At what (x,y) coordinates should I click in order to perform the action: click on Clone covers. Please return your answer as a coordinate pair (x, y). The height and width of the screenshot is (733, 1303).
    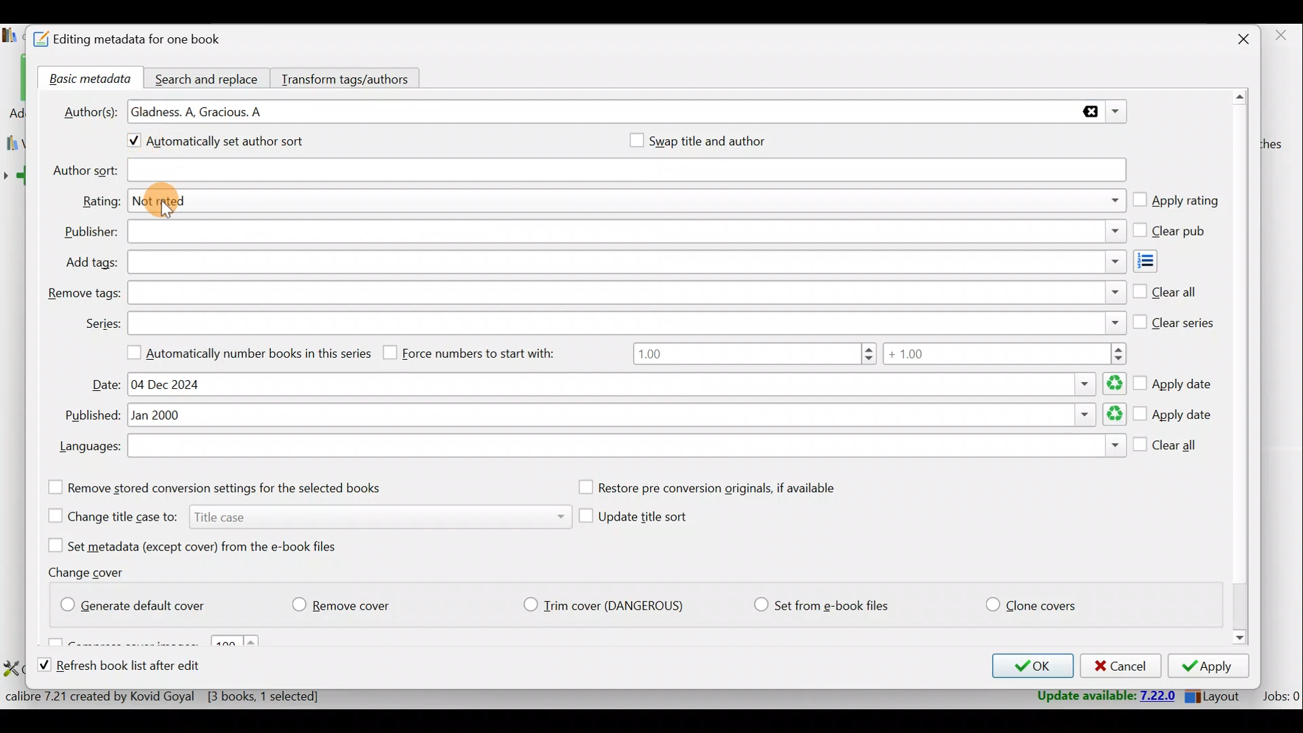
    Looking at the image, I should click on (1028, 602).